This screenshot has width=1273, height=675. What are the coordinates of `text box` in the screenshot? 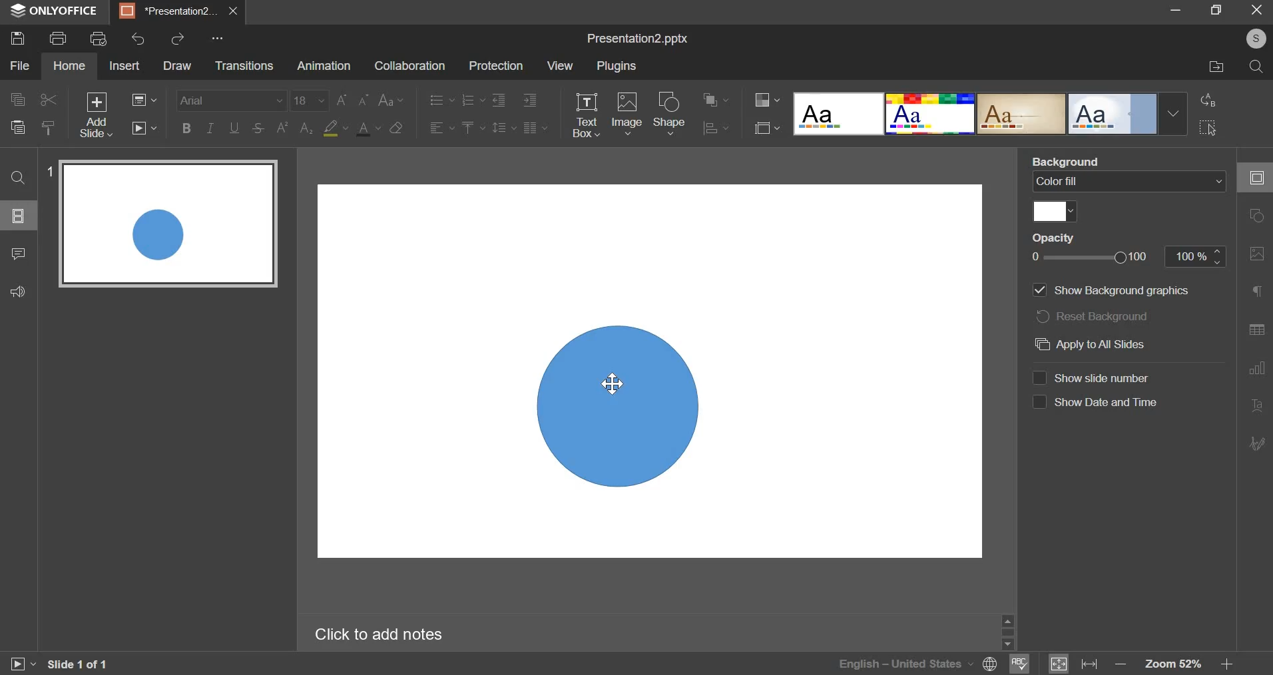 It's located at (587, 116).